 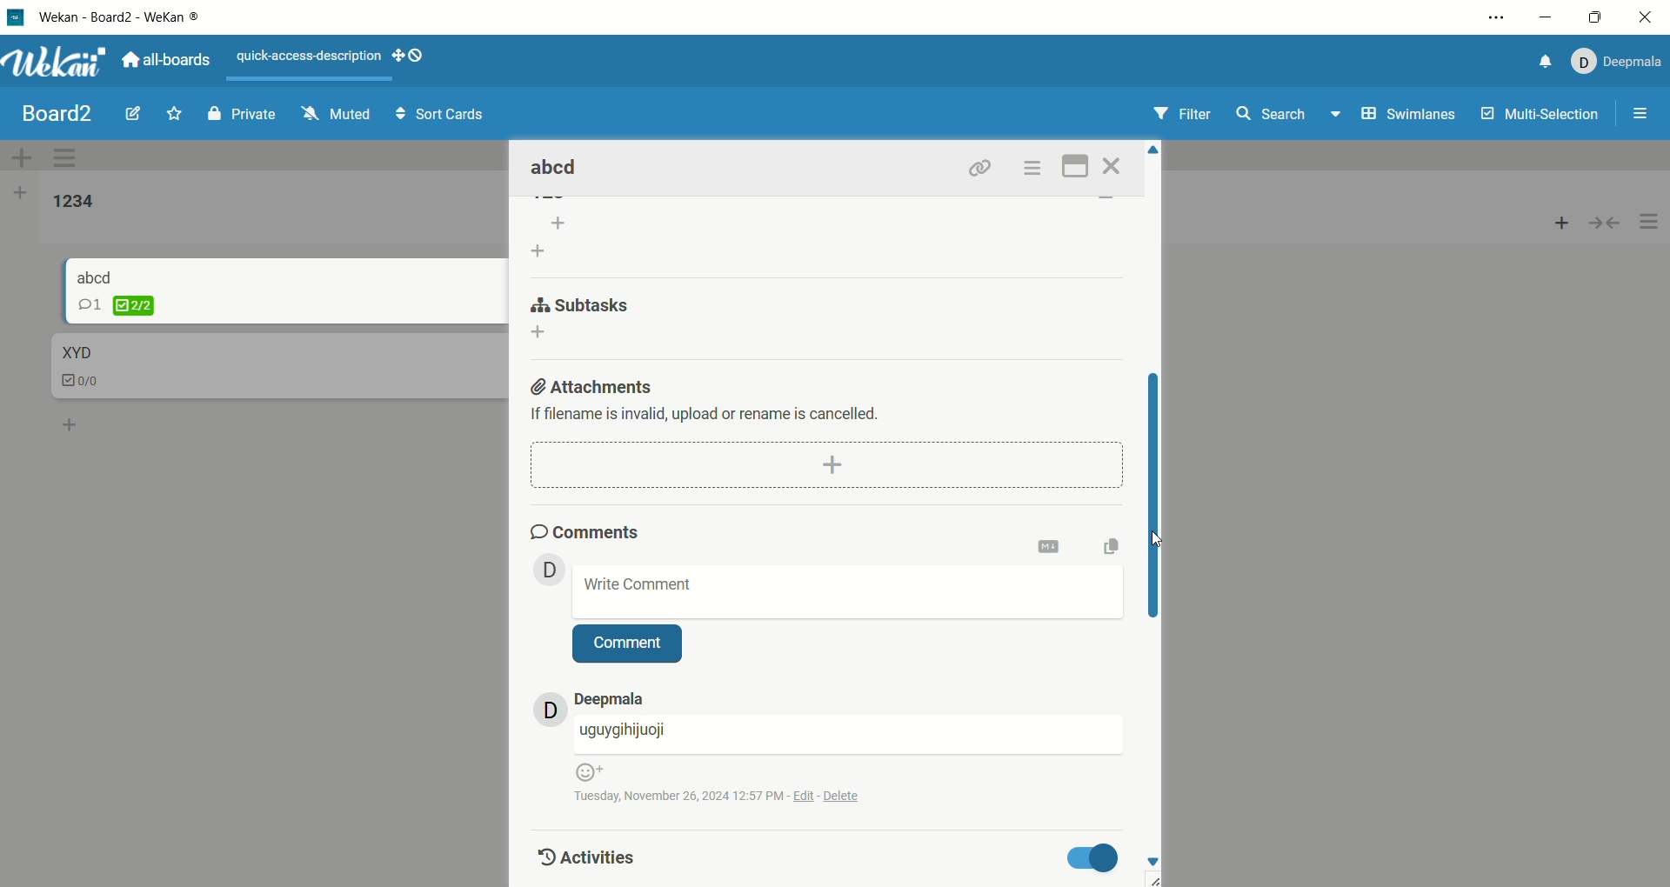 I want to click on emoji, so click(x=588, y=770).